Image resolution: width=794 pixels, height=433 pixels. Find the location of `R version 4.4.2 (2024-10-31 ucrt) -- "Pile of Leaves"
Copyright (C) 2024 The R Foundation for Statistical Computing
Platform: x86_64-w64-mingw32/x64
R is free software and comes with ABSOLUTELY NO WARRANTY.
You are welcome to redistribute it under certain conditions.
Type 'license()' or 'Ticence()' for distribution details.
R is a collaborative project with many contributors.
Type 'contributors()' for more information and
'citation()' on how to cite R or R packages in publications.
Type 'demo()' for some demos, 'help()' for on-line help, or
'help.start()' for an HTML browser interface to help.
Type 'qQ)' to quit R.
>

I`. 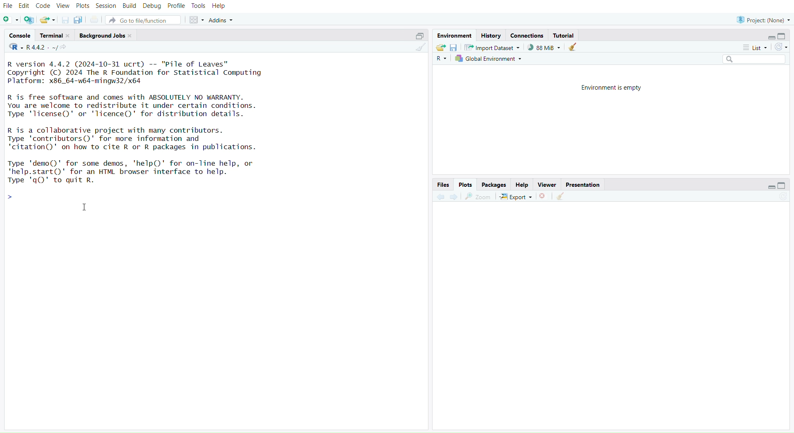

R version 4.4.2 (2024-10-31 ucrt) -- "Pile of Leaves"
Copyright (C) 2024 The R Foundation for Statistical Computing
Platform: x86_64-w64-mingw32/x64
R is free software and comes with ABSOLUTELY NO WARRANTY.
You are welcome to redistribute it under certain conditions.
Type 'license()' or 'Ticence()' for distribution details.
R is a collaborative project with many contributors.
Type 'contributors()' for more information and
'citation()' on how to cite R or R packages in publications.
Type 'demo()' for some demos, 'help()' for on-line help, or
'help.start()' for an HTML browser interface to help.
Type 'qQ)' to quit R.
>

I is located at coordinates (141, 130).